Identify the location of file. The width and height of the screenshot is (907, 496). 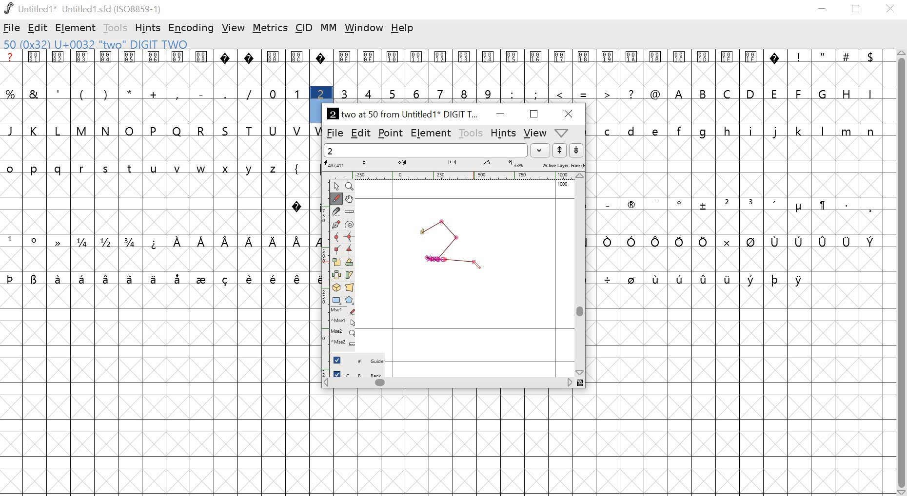
(13, 28).